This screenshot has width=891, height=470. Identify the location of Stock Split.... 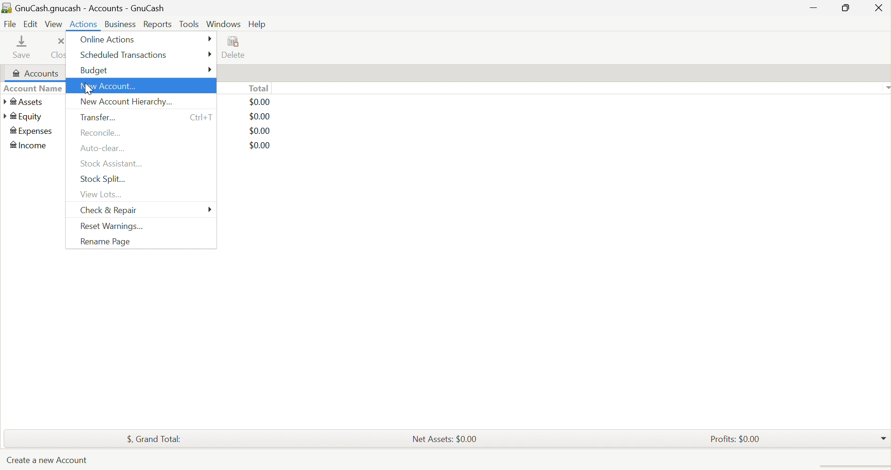
(104, 179).